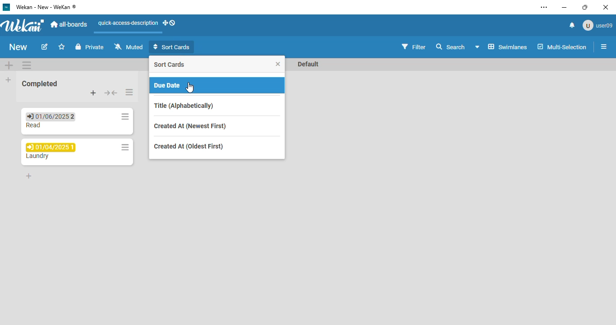 This screenshot has width=616, height=325. What do you see at coordinates (23, 24) in the screenshot?
I see `wekan` at bounding box center [23, 24].